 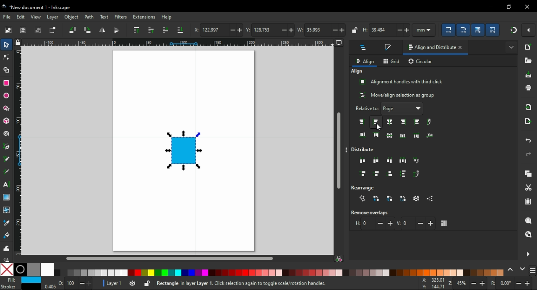 What do you see at coordinates (7, 209) in the screenshot?
I see `mesh tool` at bounding box center [7, 209].